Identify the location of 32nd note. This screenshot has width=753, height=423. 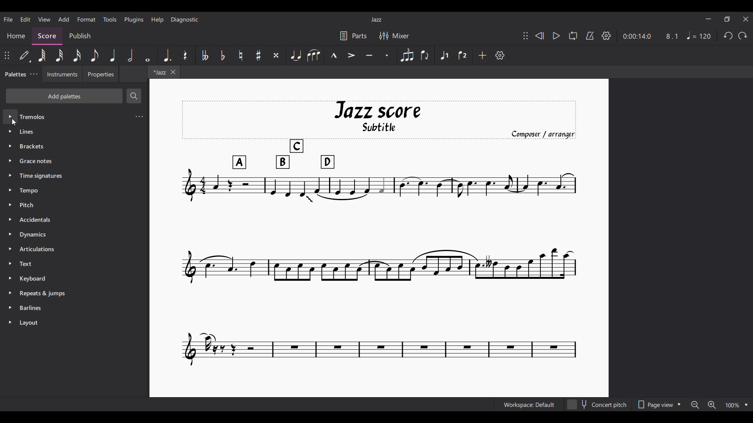
(59, 56).